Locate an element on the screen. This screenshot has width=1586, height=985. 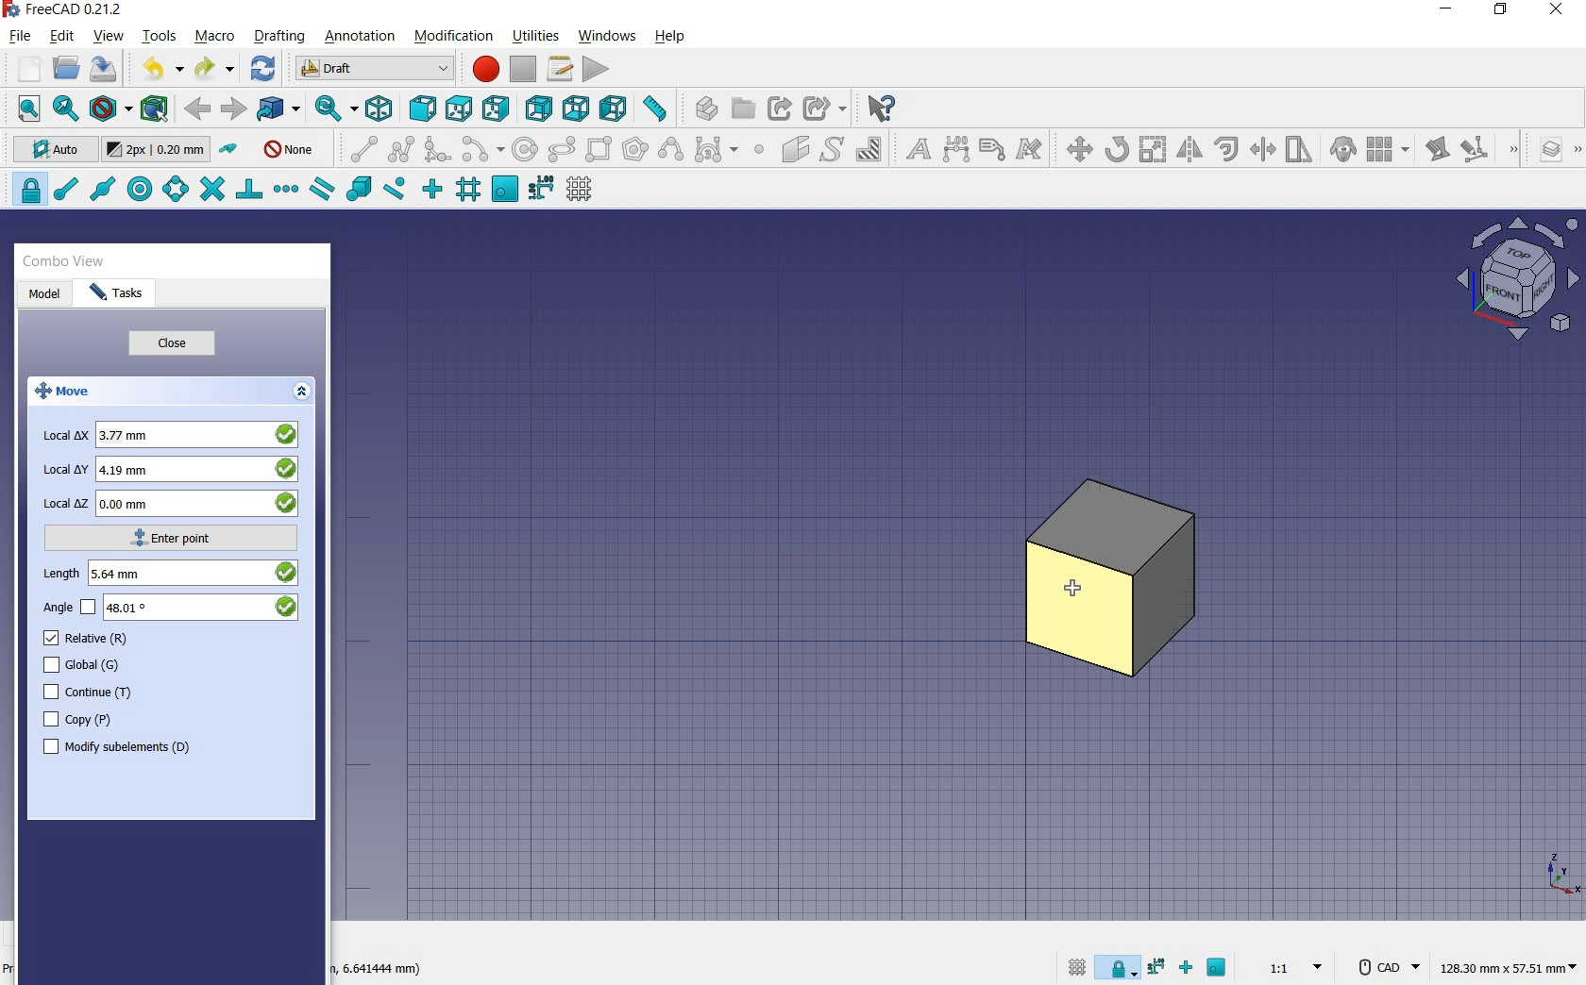
open is located at coordinates (69, 69).